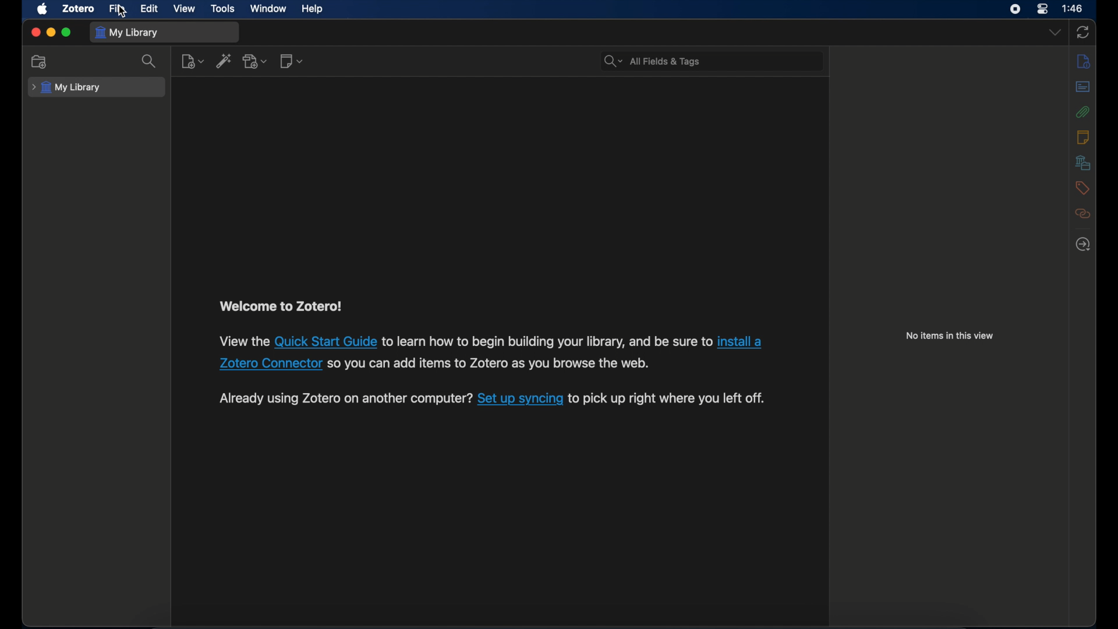  What do you see at coordinates (268, 365) in the screenshot?
I see `Zotero Connector` at bounding box center [268, 365].